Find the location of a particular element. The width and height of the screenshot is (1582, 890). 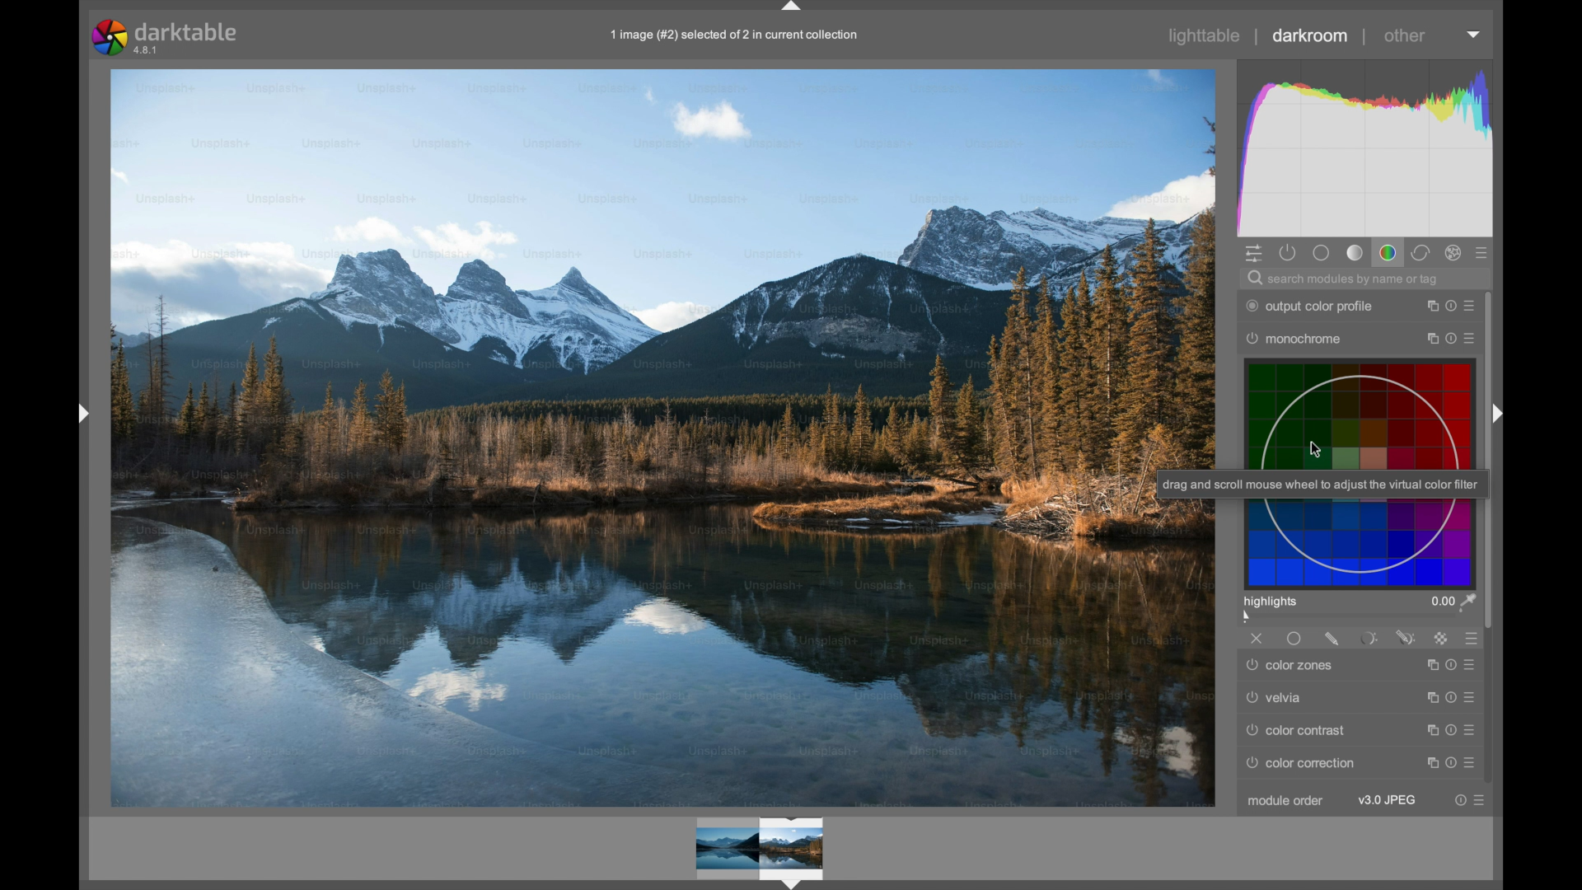

presets is located at coordinates (1474, 729).